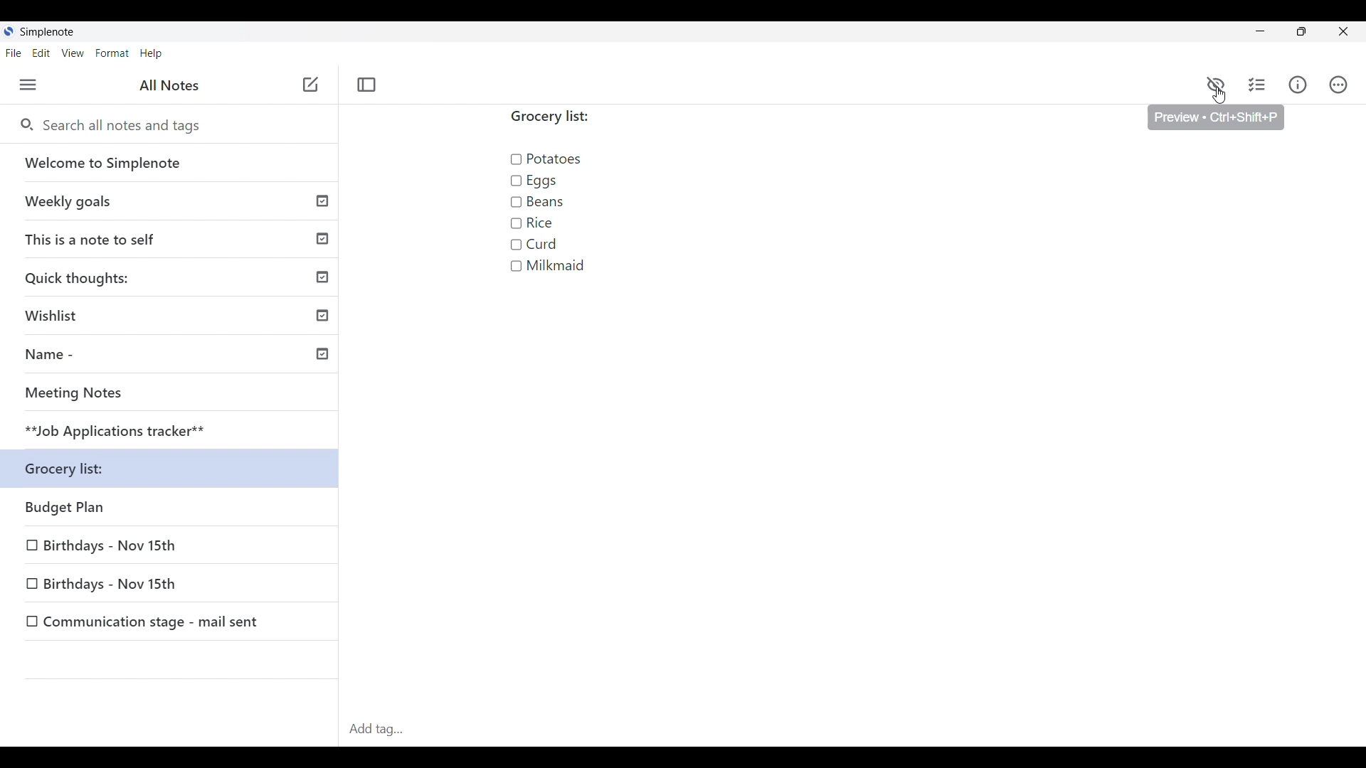 The image size is (1366, 768). Describe the element at coordinates (44, 31) in the screenshot. I see `Simplenote` at that location.